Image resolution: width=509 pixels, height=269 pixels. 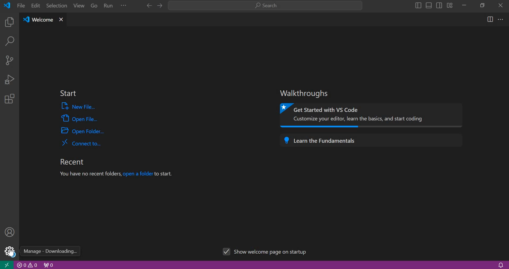 I want to click on go, so click(x=94, y=6).